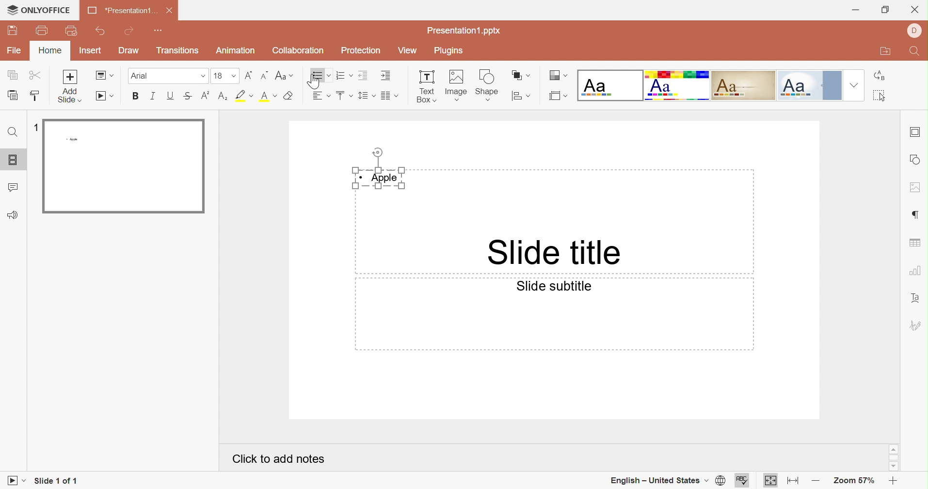 The image size is (928, 489). Describe the element at coordinates (893, 481) in the screenshot. I see `Zoom in` at that location.